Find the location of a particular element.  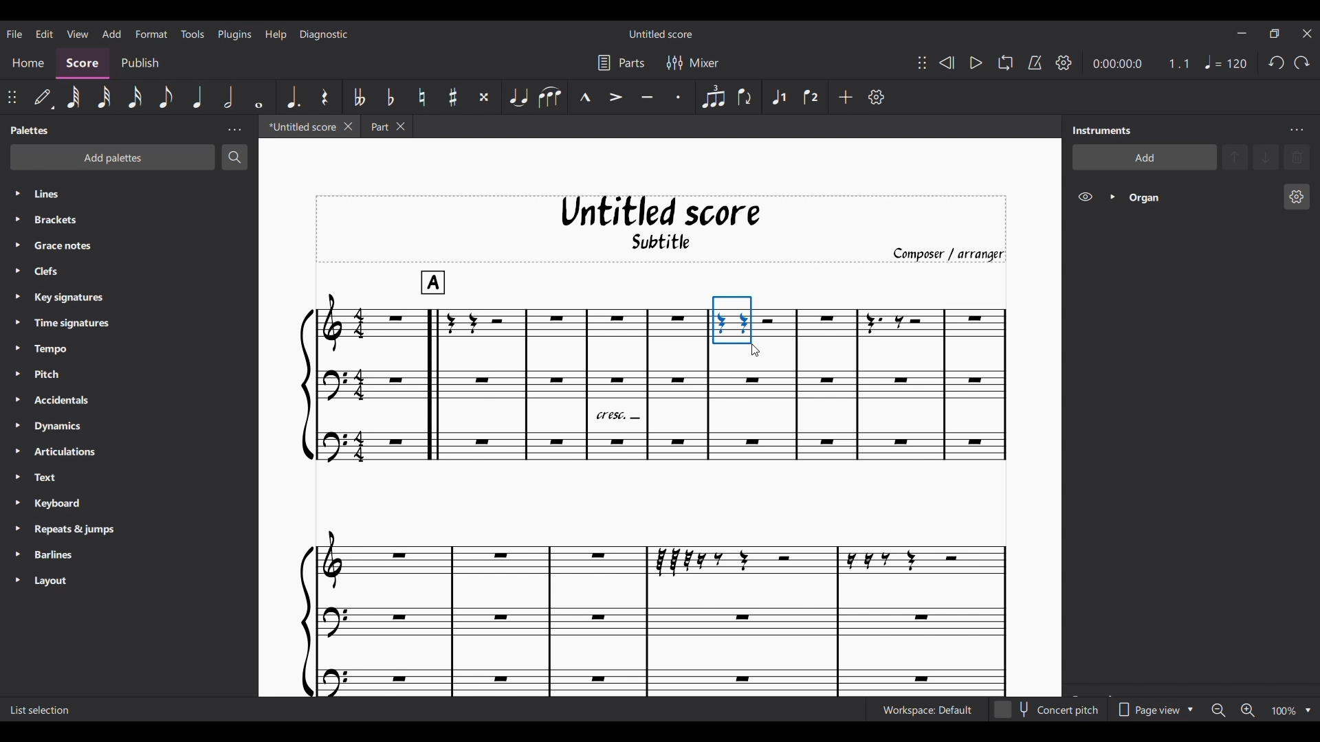

Toggle sharp is located at coordinates (453, 98).